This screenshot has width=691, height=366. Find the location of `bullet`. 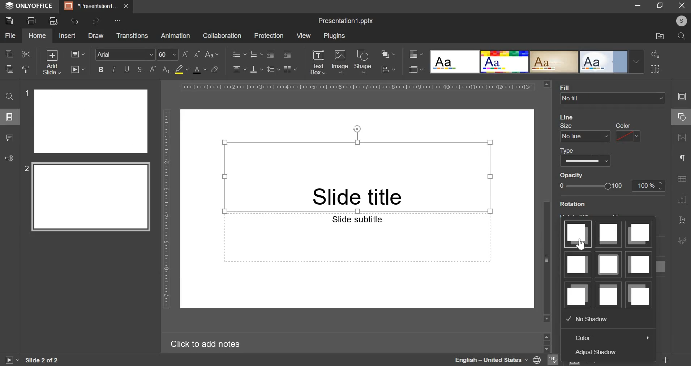

bullet is located at coordinates (239, 53).